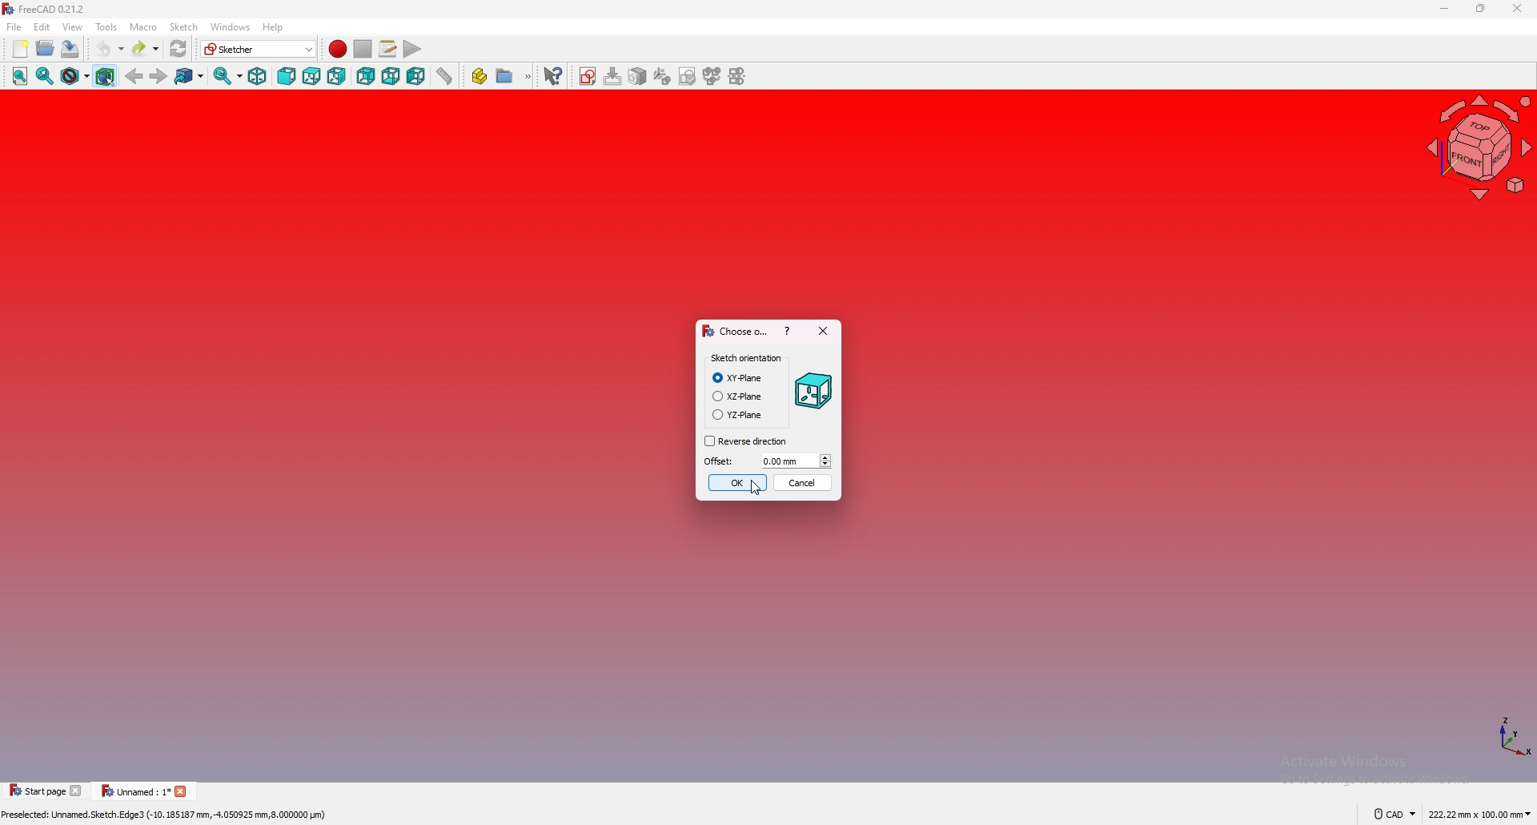  What do you see at coordinates (19, 76) in the screenshot?
I see `fit all` at bounding box center [19, 76].